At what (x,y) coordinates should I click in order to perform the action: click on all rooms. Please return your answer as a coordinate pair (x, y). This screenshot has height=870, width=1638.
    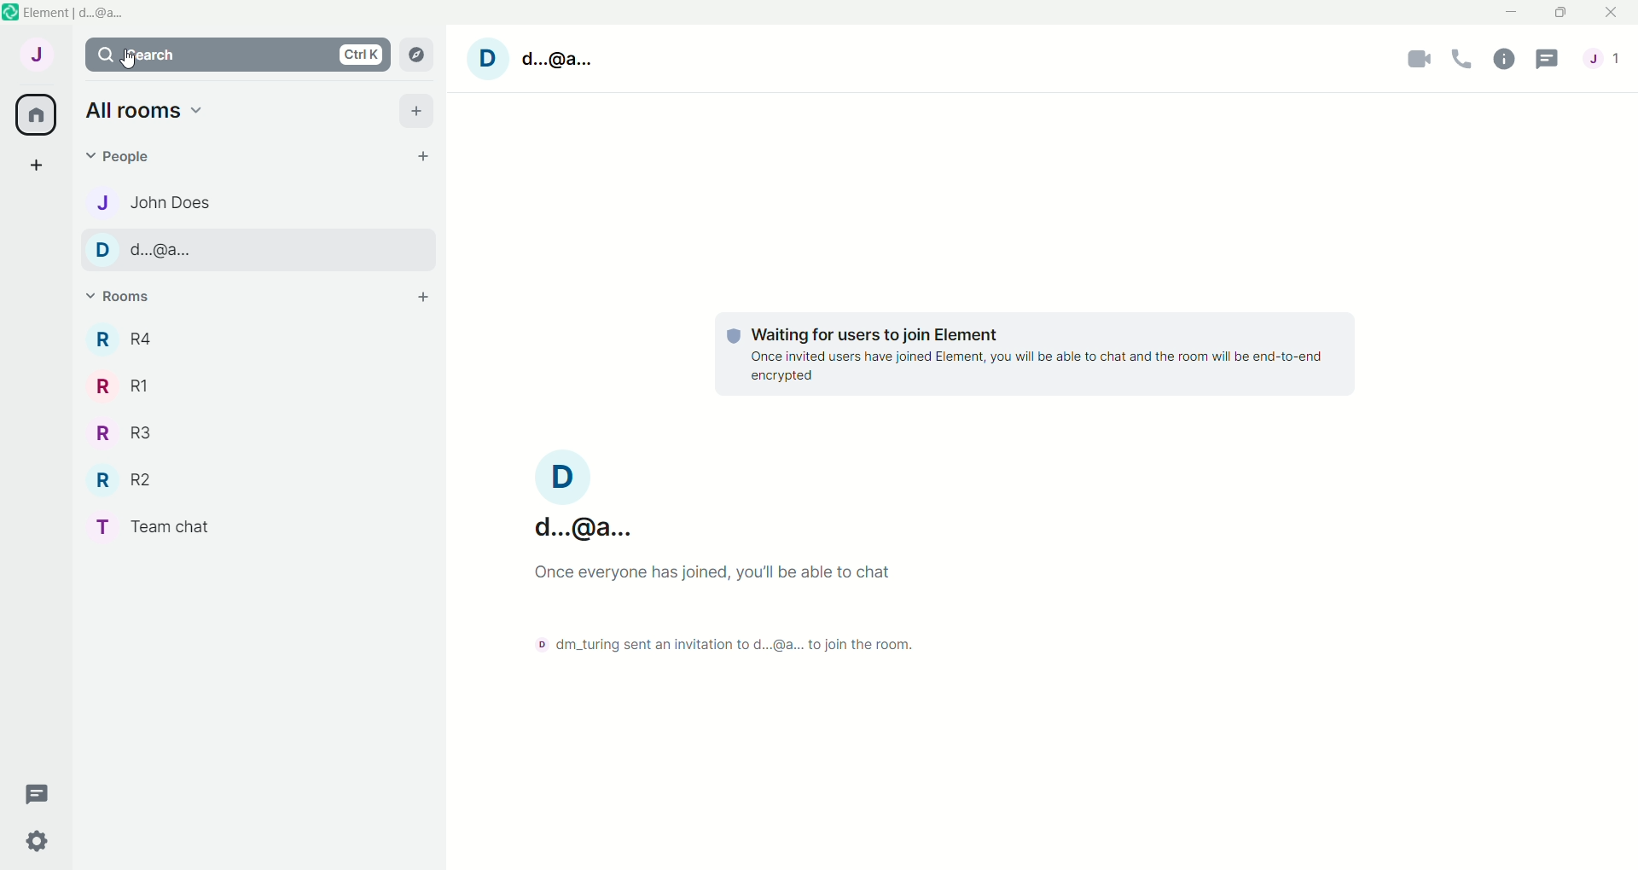
    Looking at the image, I should click on (32, 114).